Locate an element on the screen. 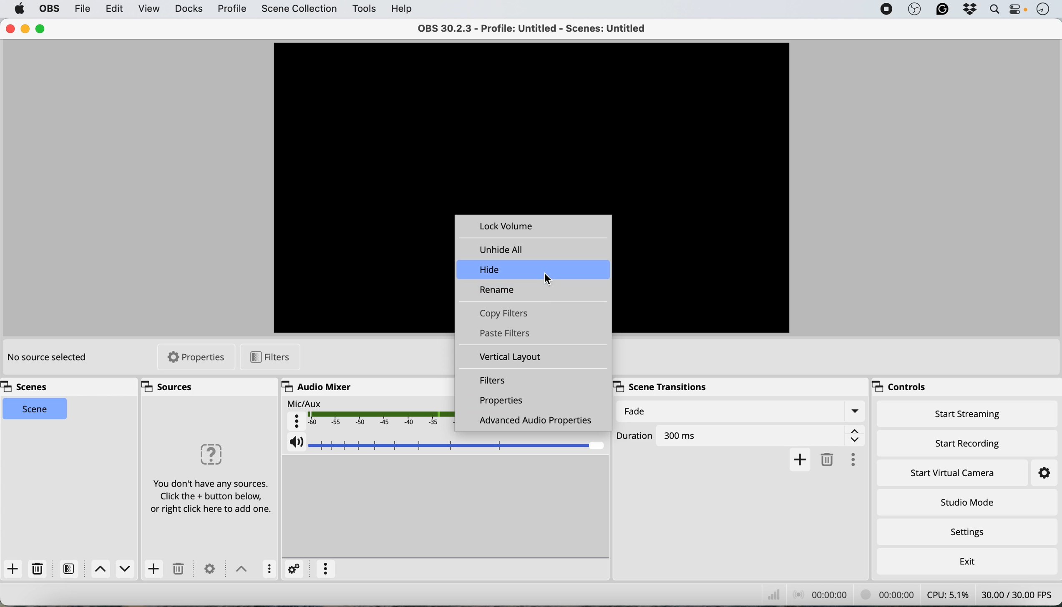  scene collection is located at coordinates (300, 10).